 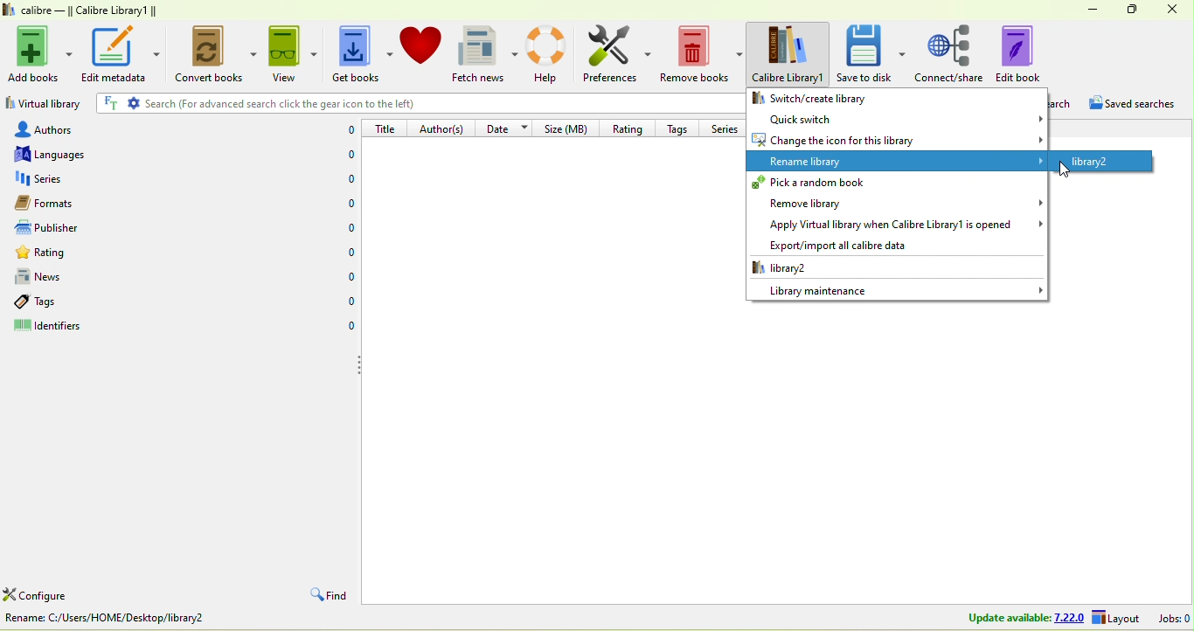 I want to click on get books, so click(x=359, y=55).